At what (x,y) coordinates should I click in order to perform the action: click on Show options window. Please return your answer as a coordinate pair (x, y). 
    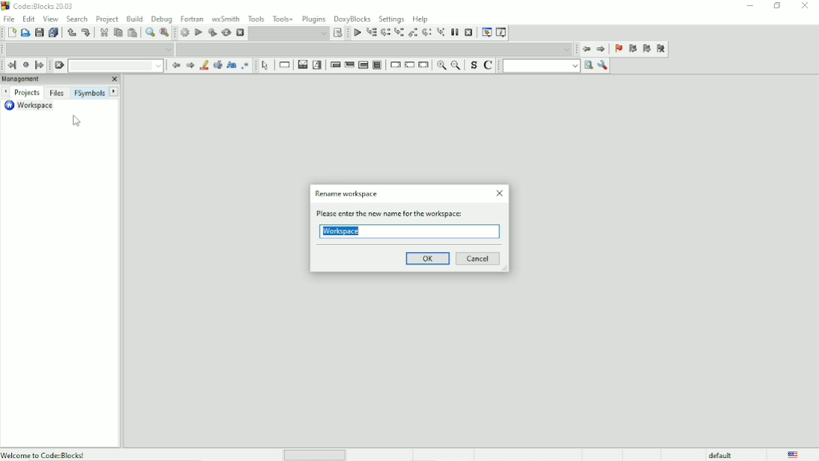
    Looking at the image, I should click on (602, 65).